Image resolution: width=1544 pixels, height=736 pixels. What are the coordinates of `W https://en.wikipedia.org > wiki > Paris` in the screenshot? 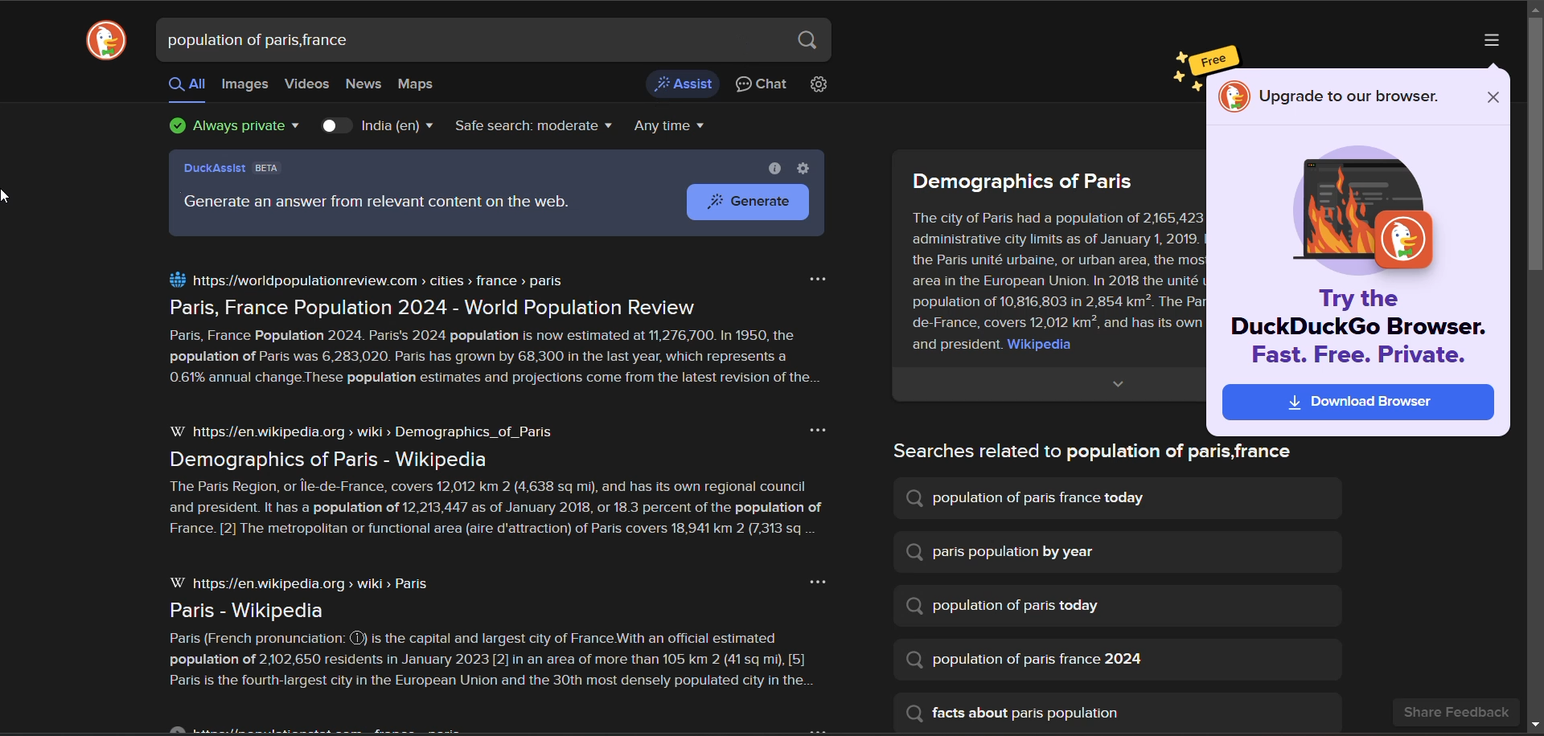 It's located at (307, 584).